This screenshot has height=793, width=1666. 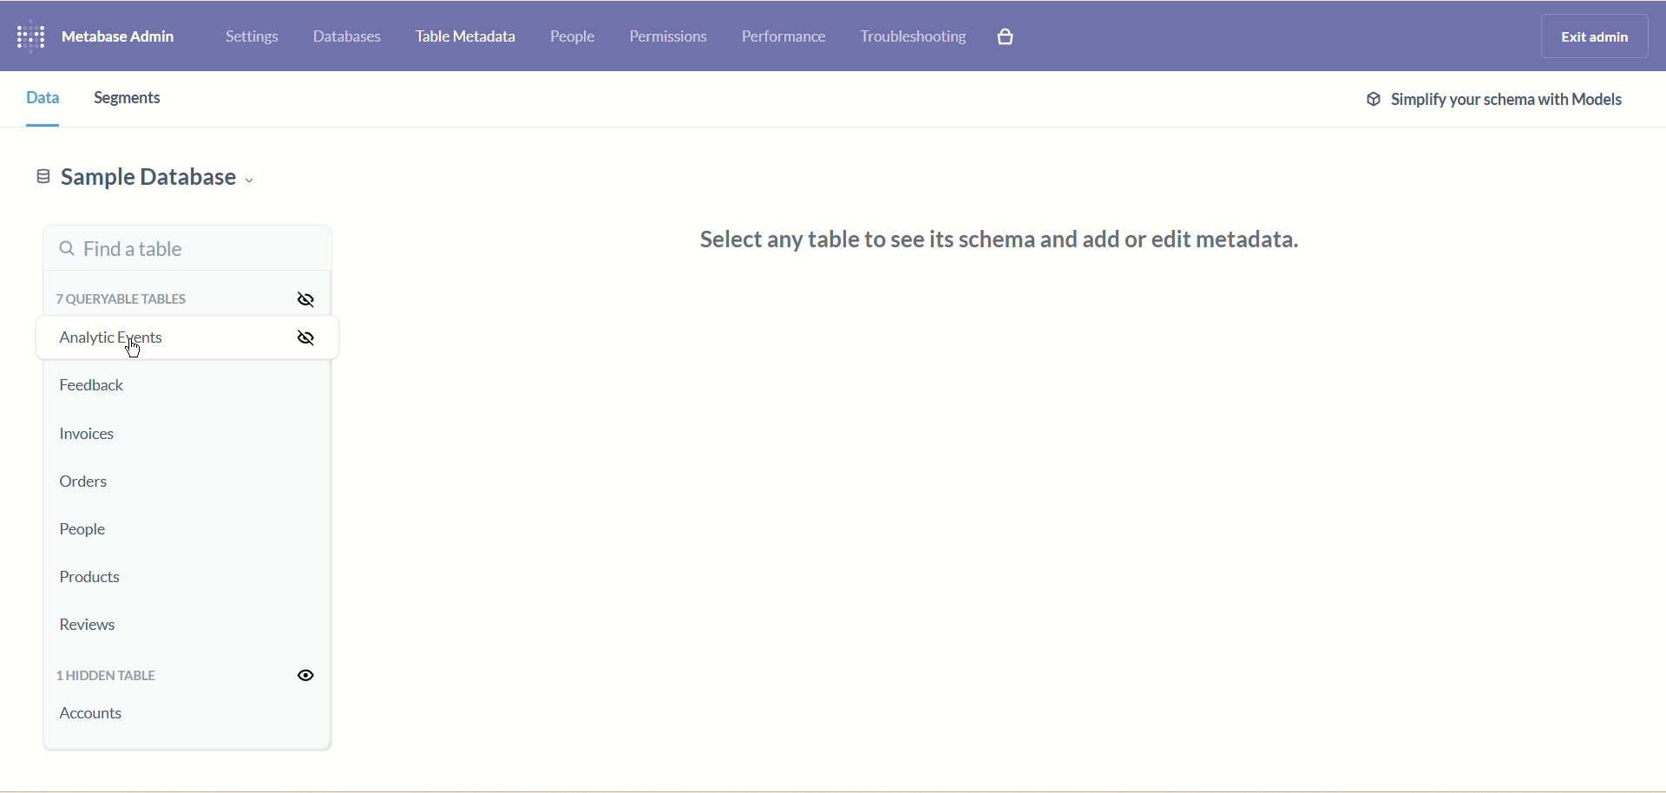 What do you see at coordinates (1586, 37) in the screenshot?
I see `Exit admin` at bounding box center [1586, 37].